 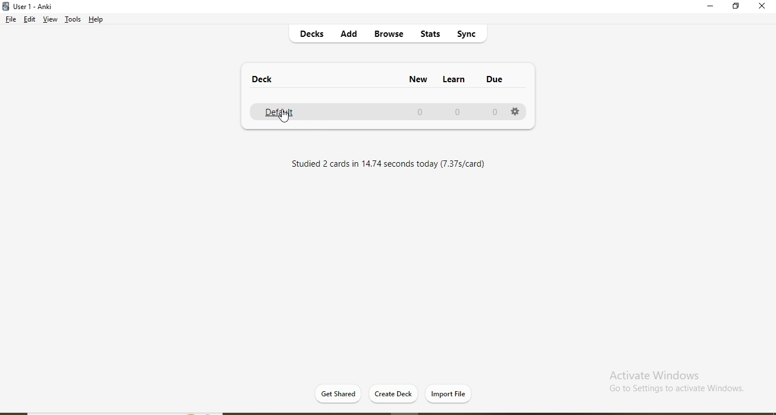 What do you see at coordinates (736, 7) in the screenshot?
I see `restore` at bounding box center [736, 7].